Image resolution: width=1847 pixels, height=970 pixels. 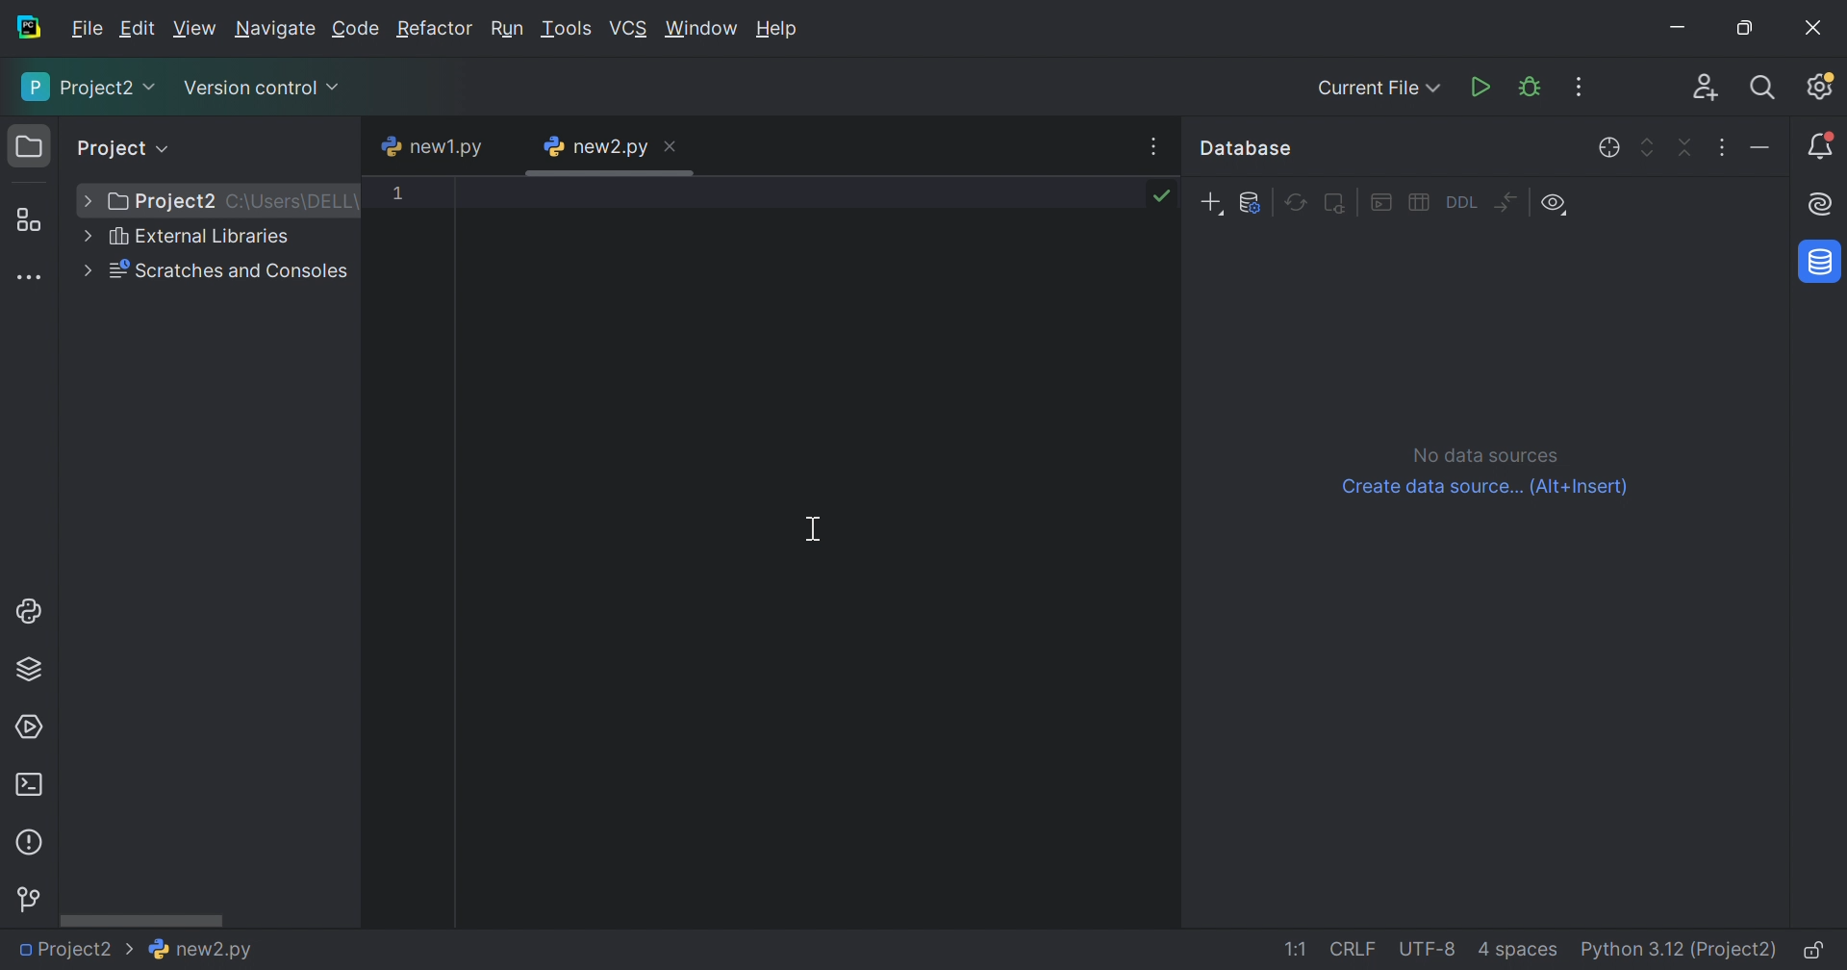 What do you see at coordinates (432, 147) in the screenshot?
I see `new1.py` at bounding box center [432, 147].